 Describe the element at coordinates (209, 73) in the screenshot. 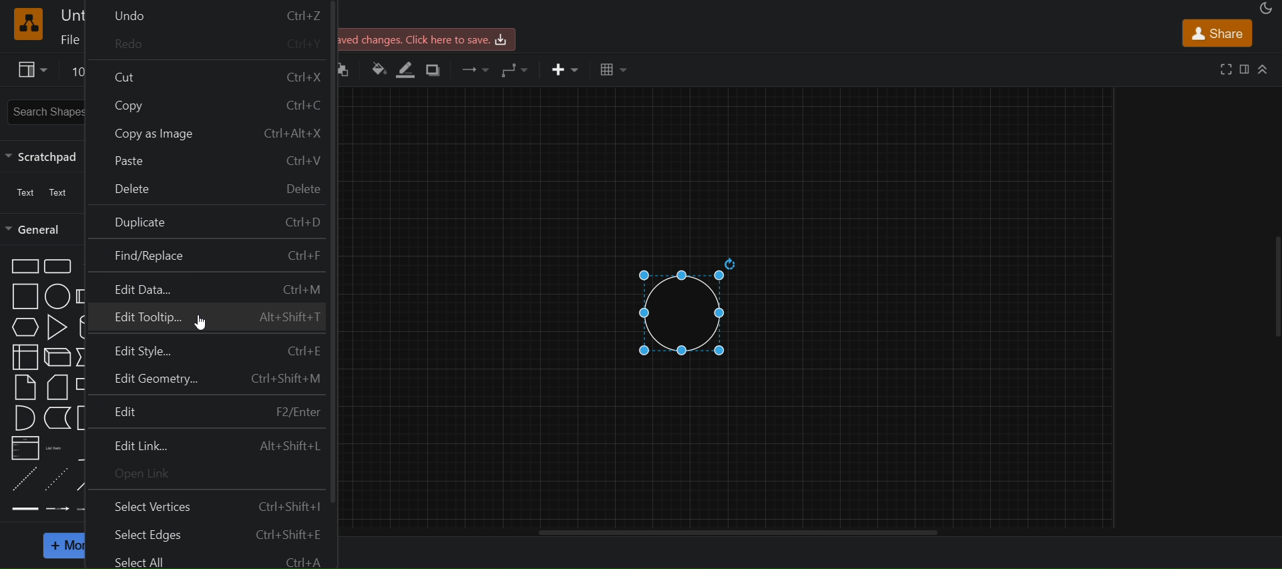

I see `cut` at that location.